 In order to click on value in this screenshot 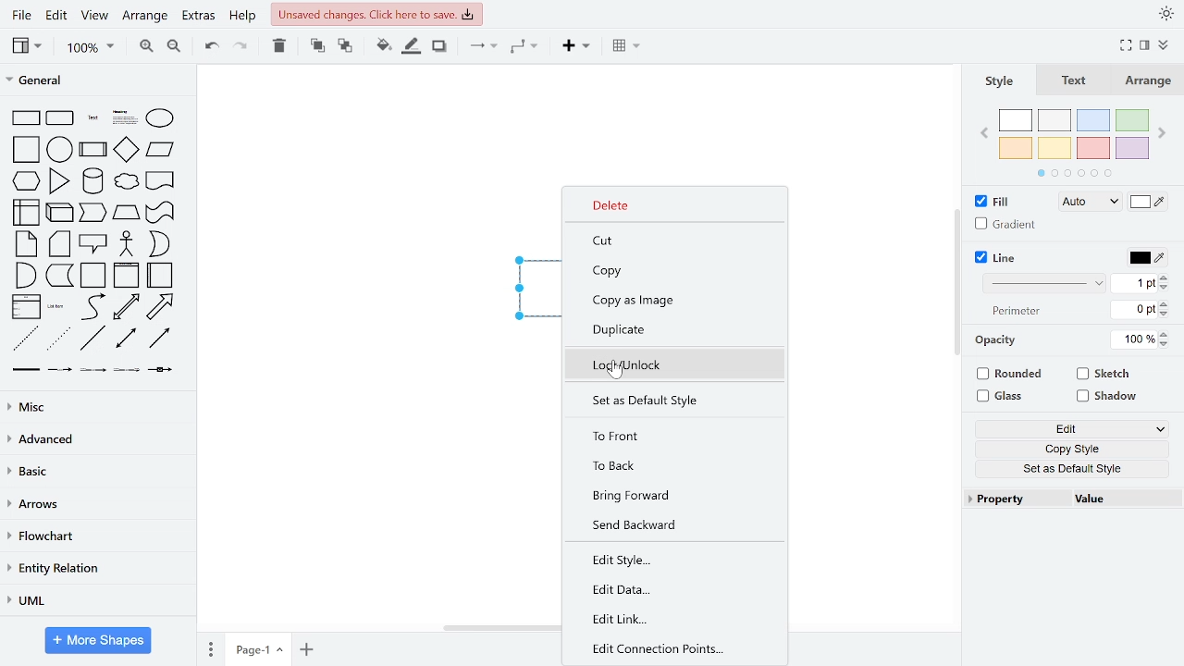, I will do `click(1112, 499)`.